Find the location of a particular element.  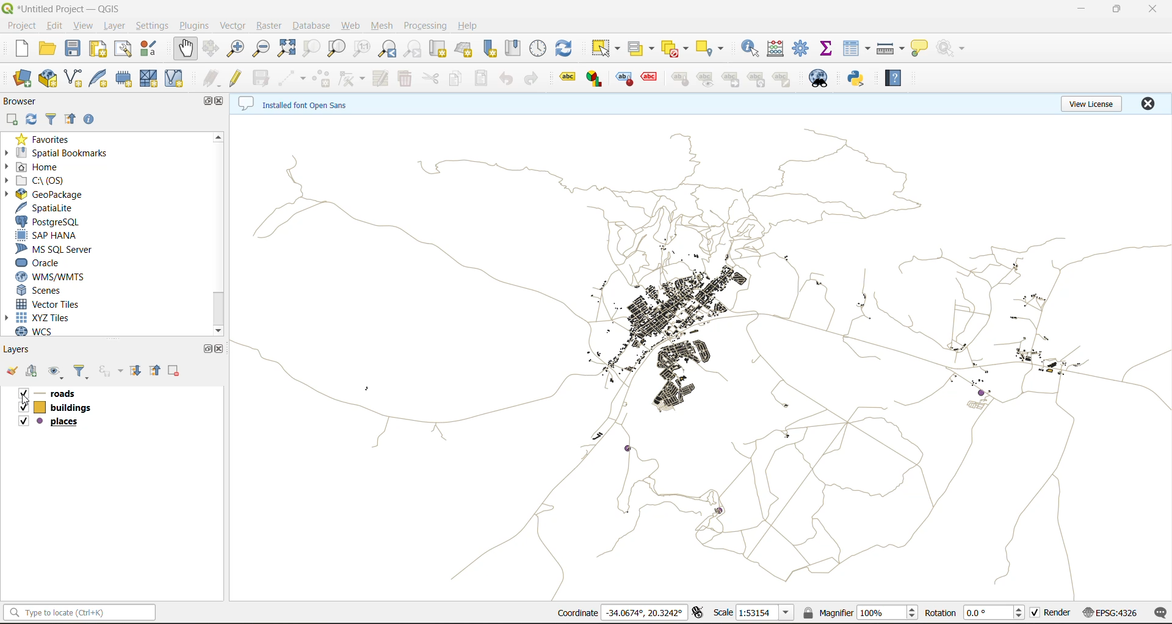

filter is located at coordinates (53, 118).